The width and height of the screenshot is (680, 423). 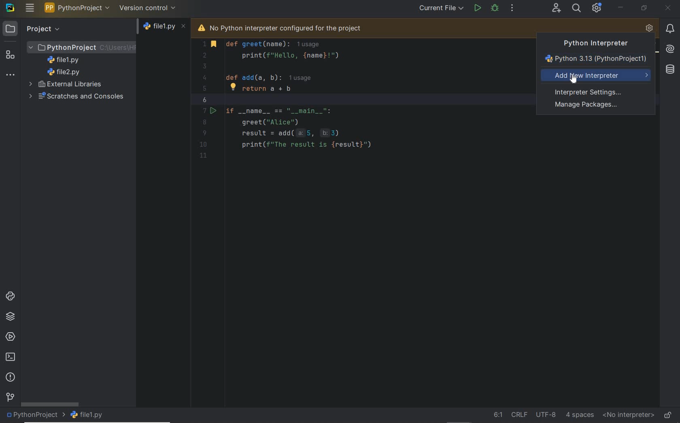 What do you see at coordinates (669, 70) in the screenshot?
I see `database` at bounding box center [669, 70].